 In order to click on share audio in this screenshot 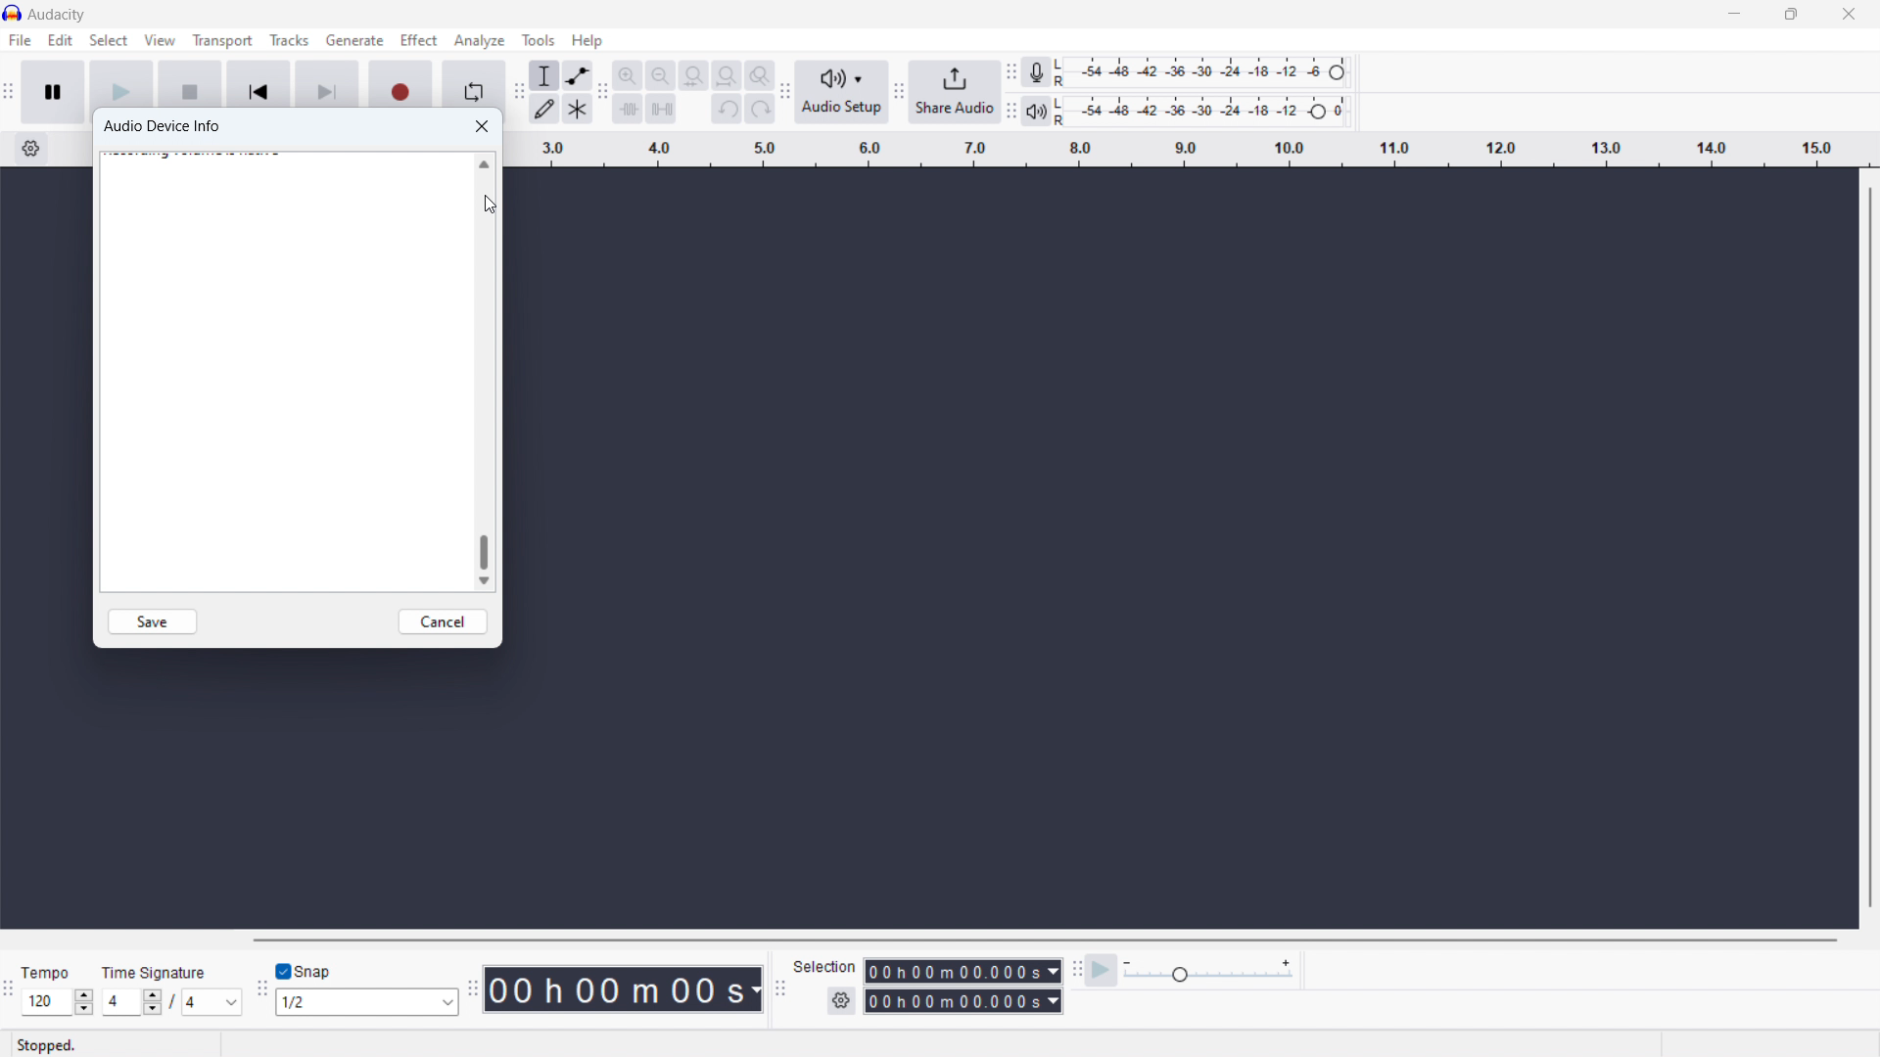, I will do `click(955, 93)`.